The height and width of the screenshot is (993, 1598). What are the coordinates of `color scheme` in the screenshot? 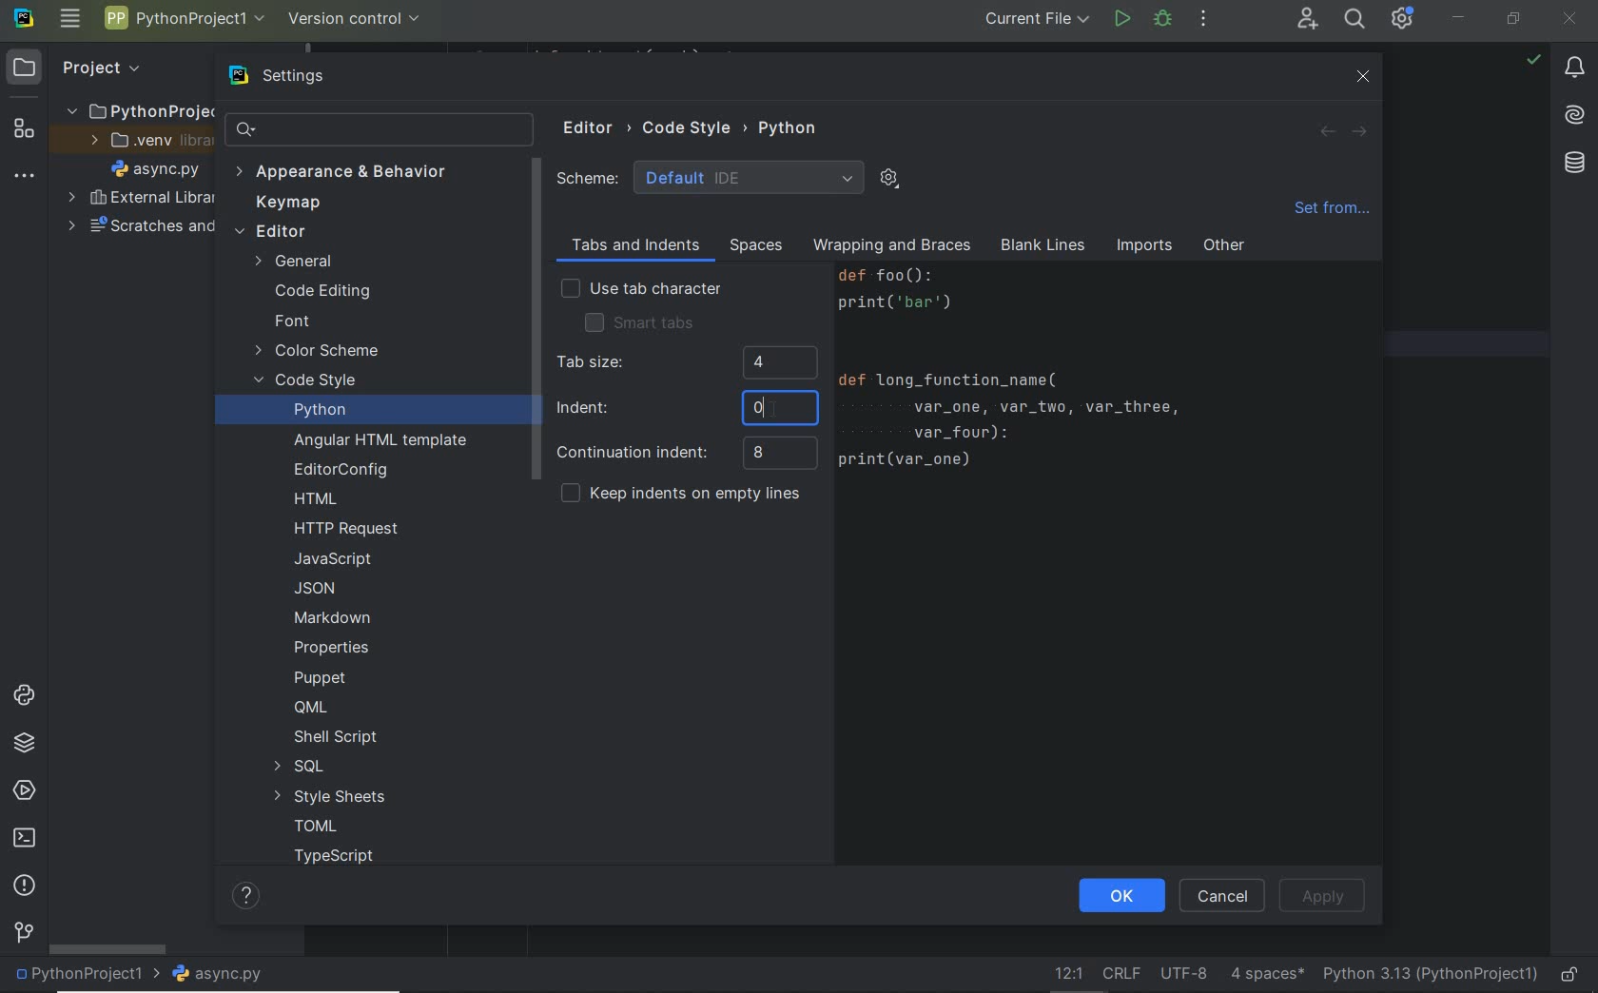 It's located at (318, 353).